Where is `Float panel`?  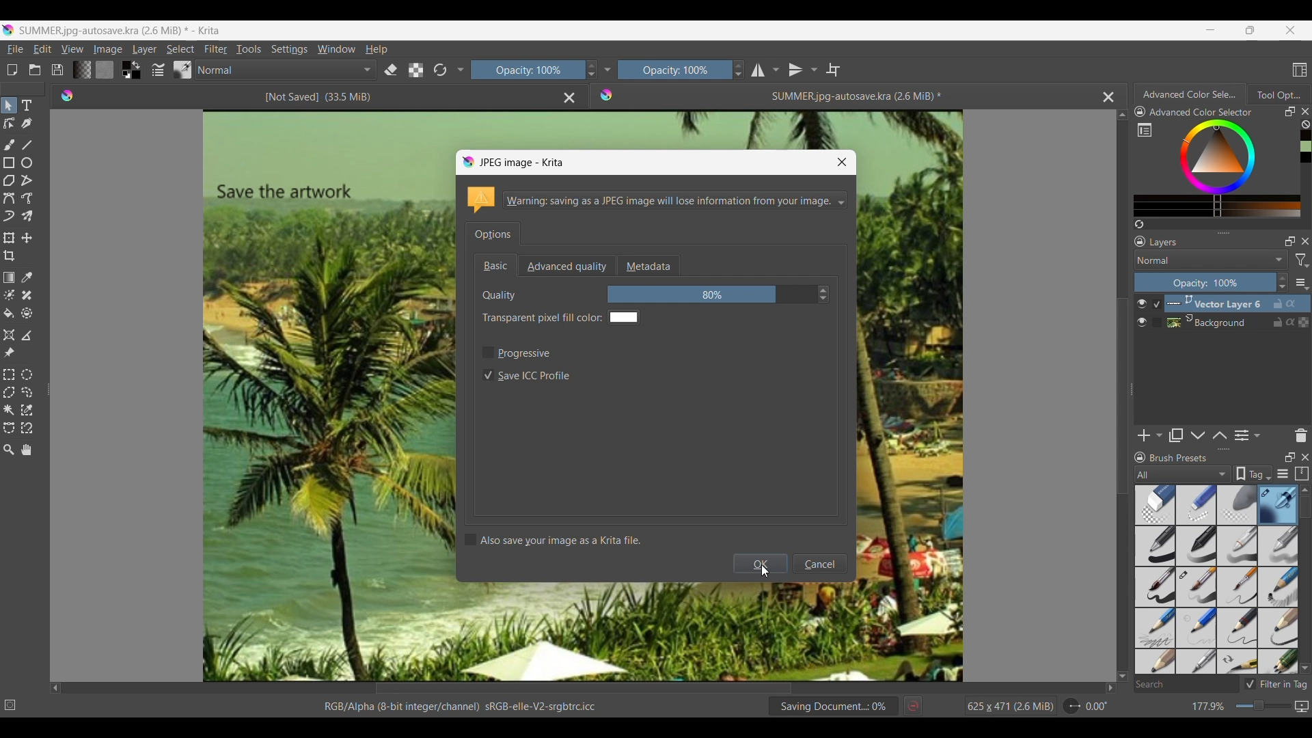 Float panel is located at coordinates (1289, 111).